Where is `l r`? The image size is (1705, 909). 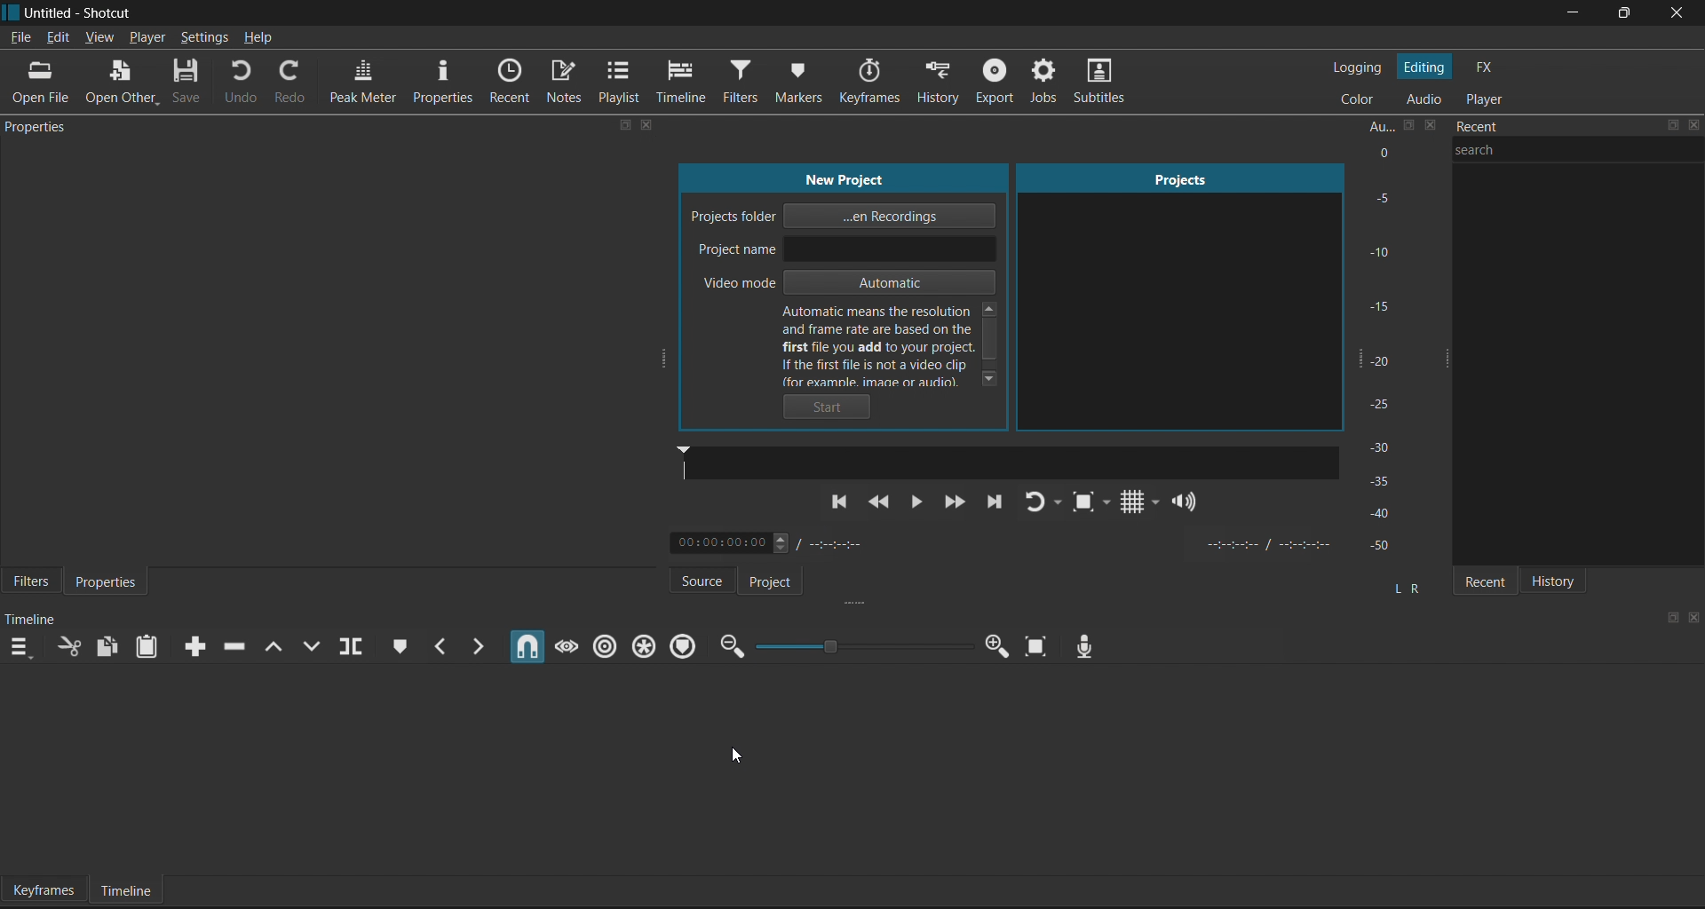 l r is located at coordinates (1404, 581).